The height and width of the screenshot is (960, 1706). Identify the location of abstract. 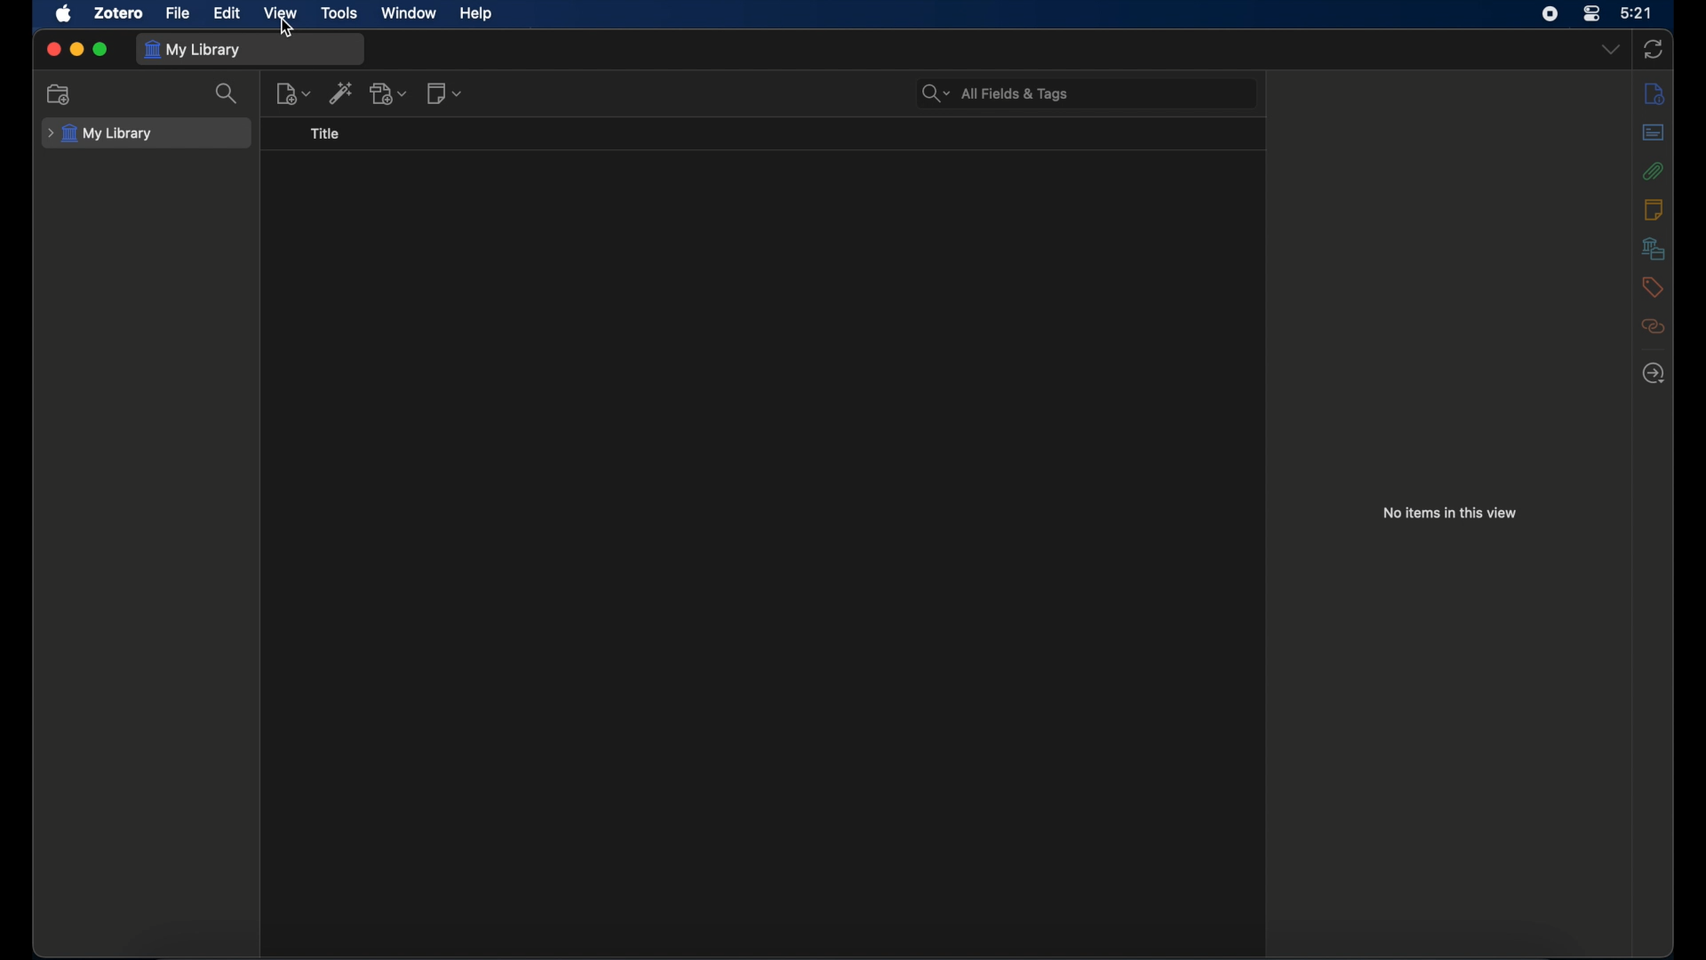
(1652, 132).